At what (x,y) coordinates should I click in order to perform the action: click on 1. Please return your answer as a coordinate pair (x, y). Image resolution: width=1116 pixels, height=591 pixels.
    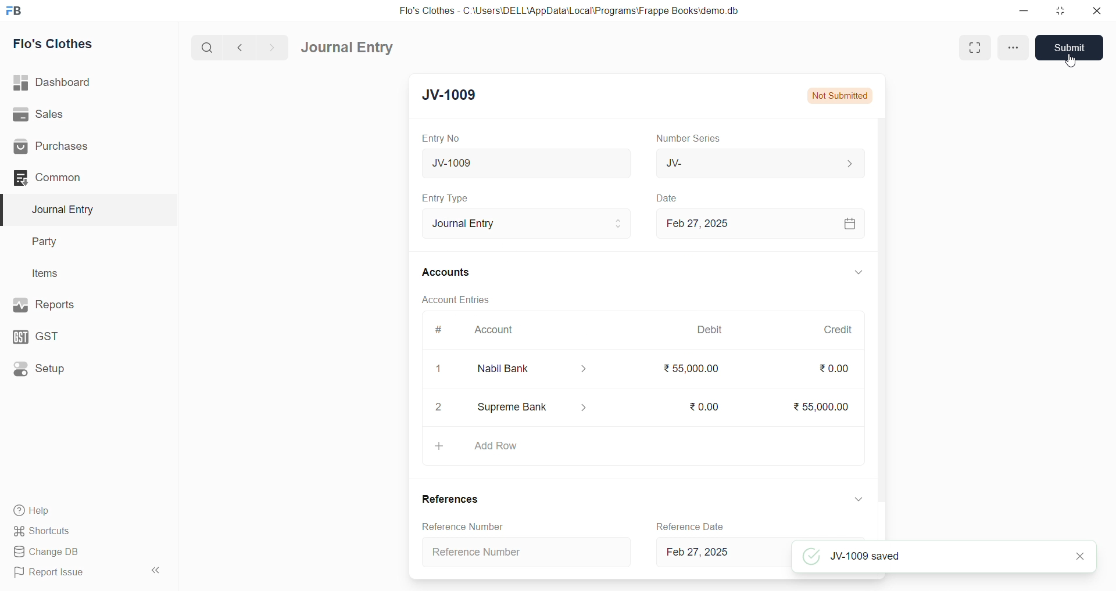
    Looking at the image, I should click on (438, 369).